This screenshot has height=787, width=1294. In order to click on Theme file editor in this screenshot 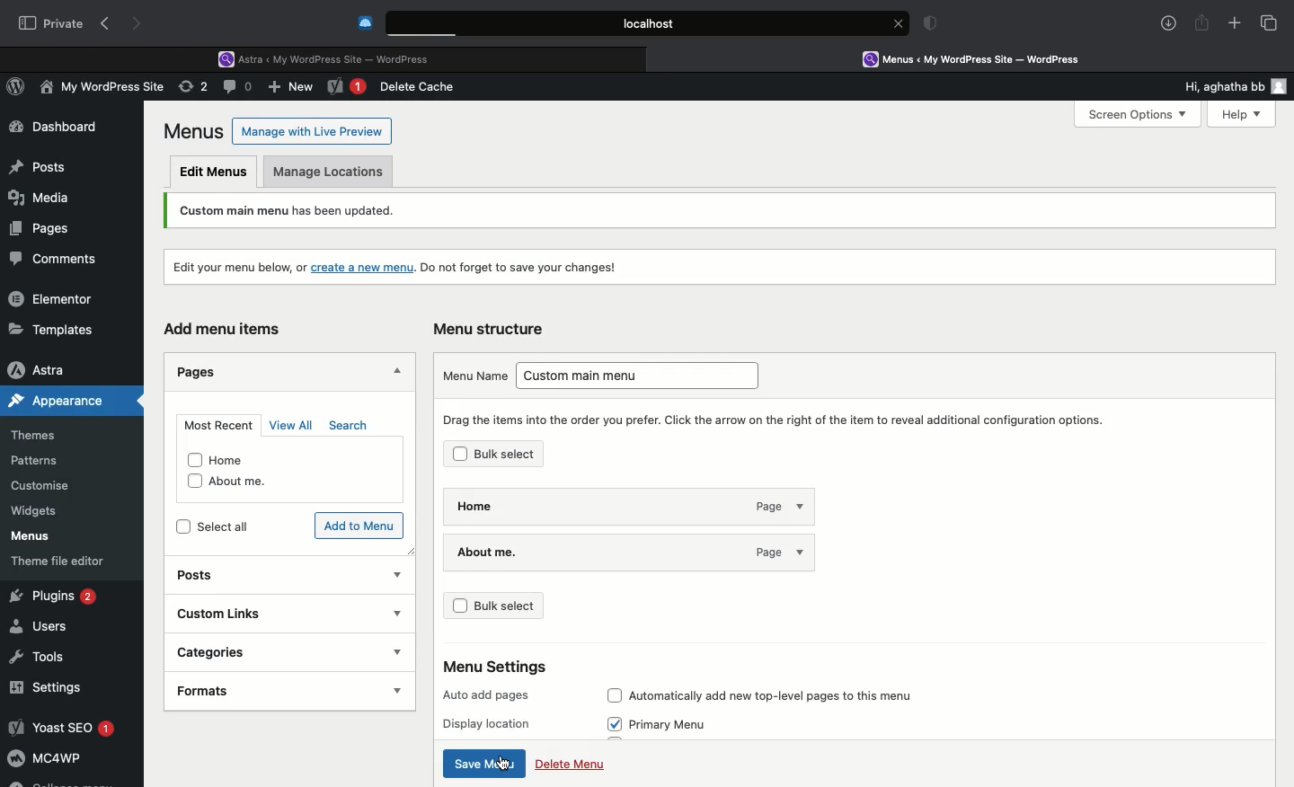, I will do `click(65, 561)`.